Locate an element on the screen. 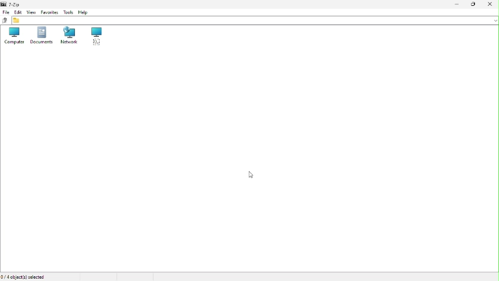  close is located at coordinates (491, 4).